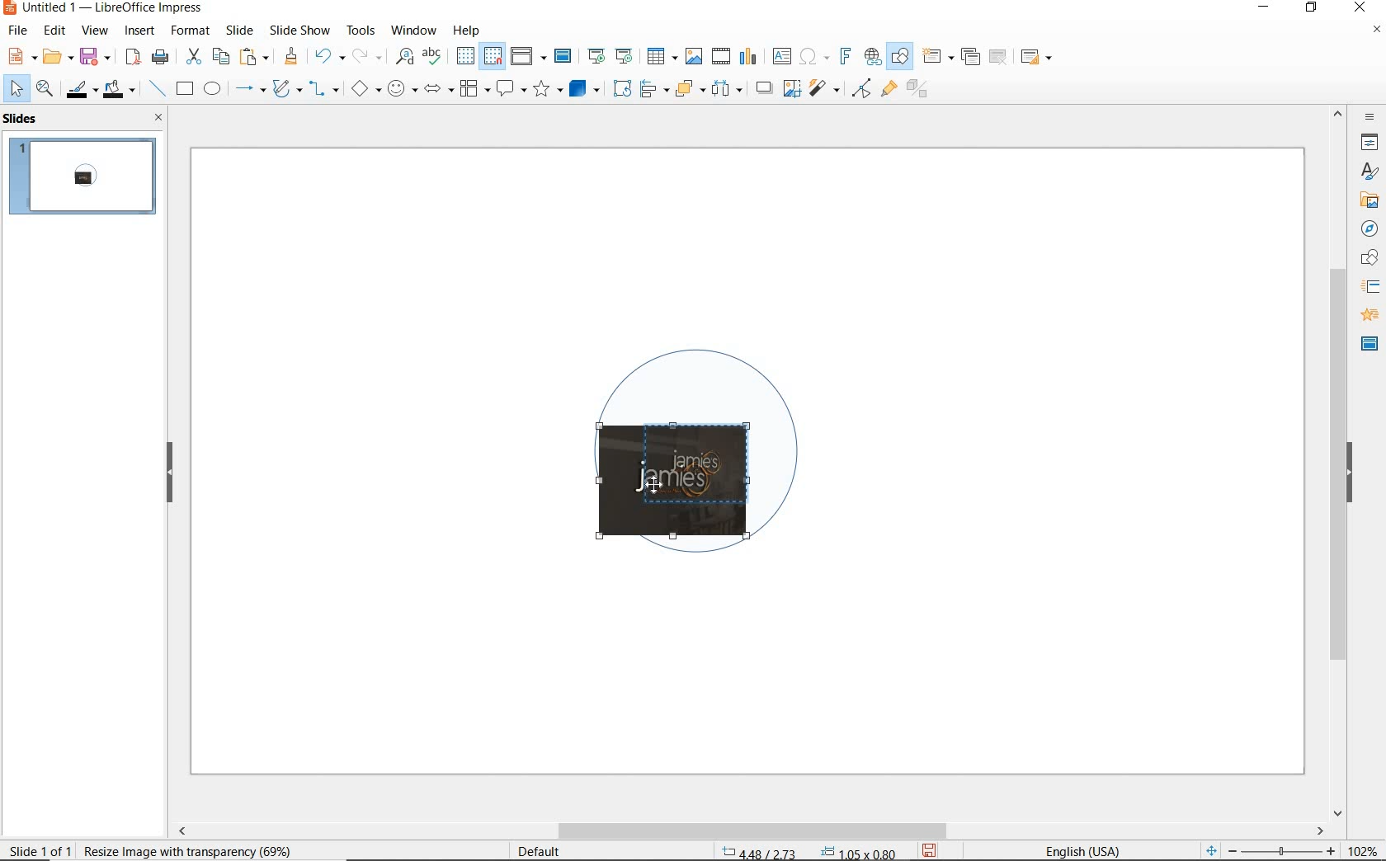  Describe the element at coordinates (366, 56) in the screenshot. I see `redo` at that location.